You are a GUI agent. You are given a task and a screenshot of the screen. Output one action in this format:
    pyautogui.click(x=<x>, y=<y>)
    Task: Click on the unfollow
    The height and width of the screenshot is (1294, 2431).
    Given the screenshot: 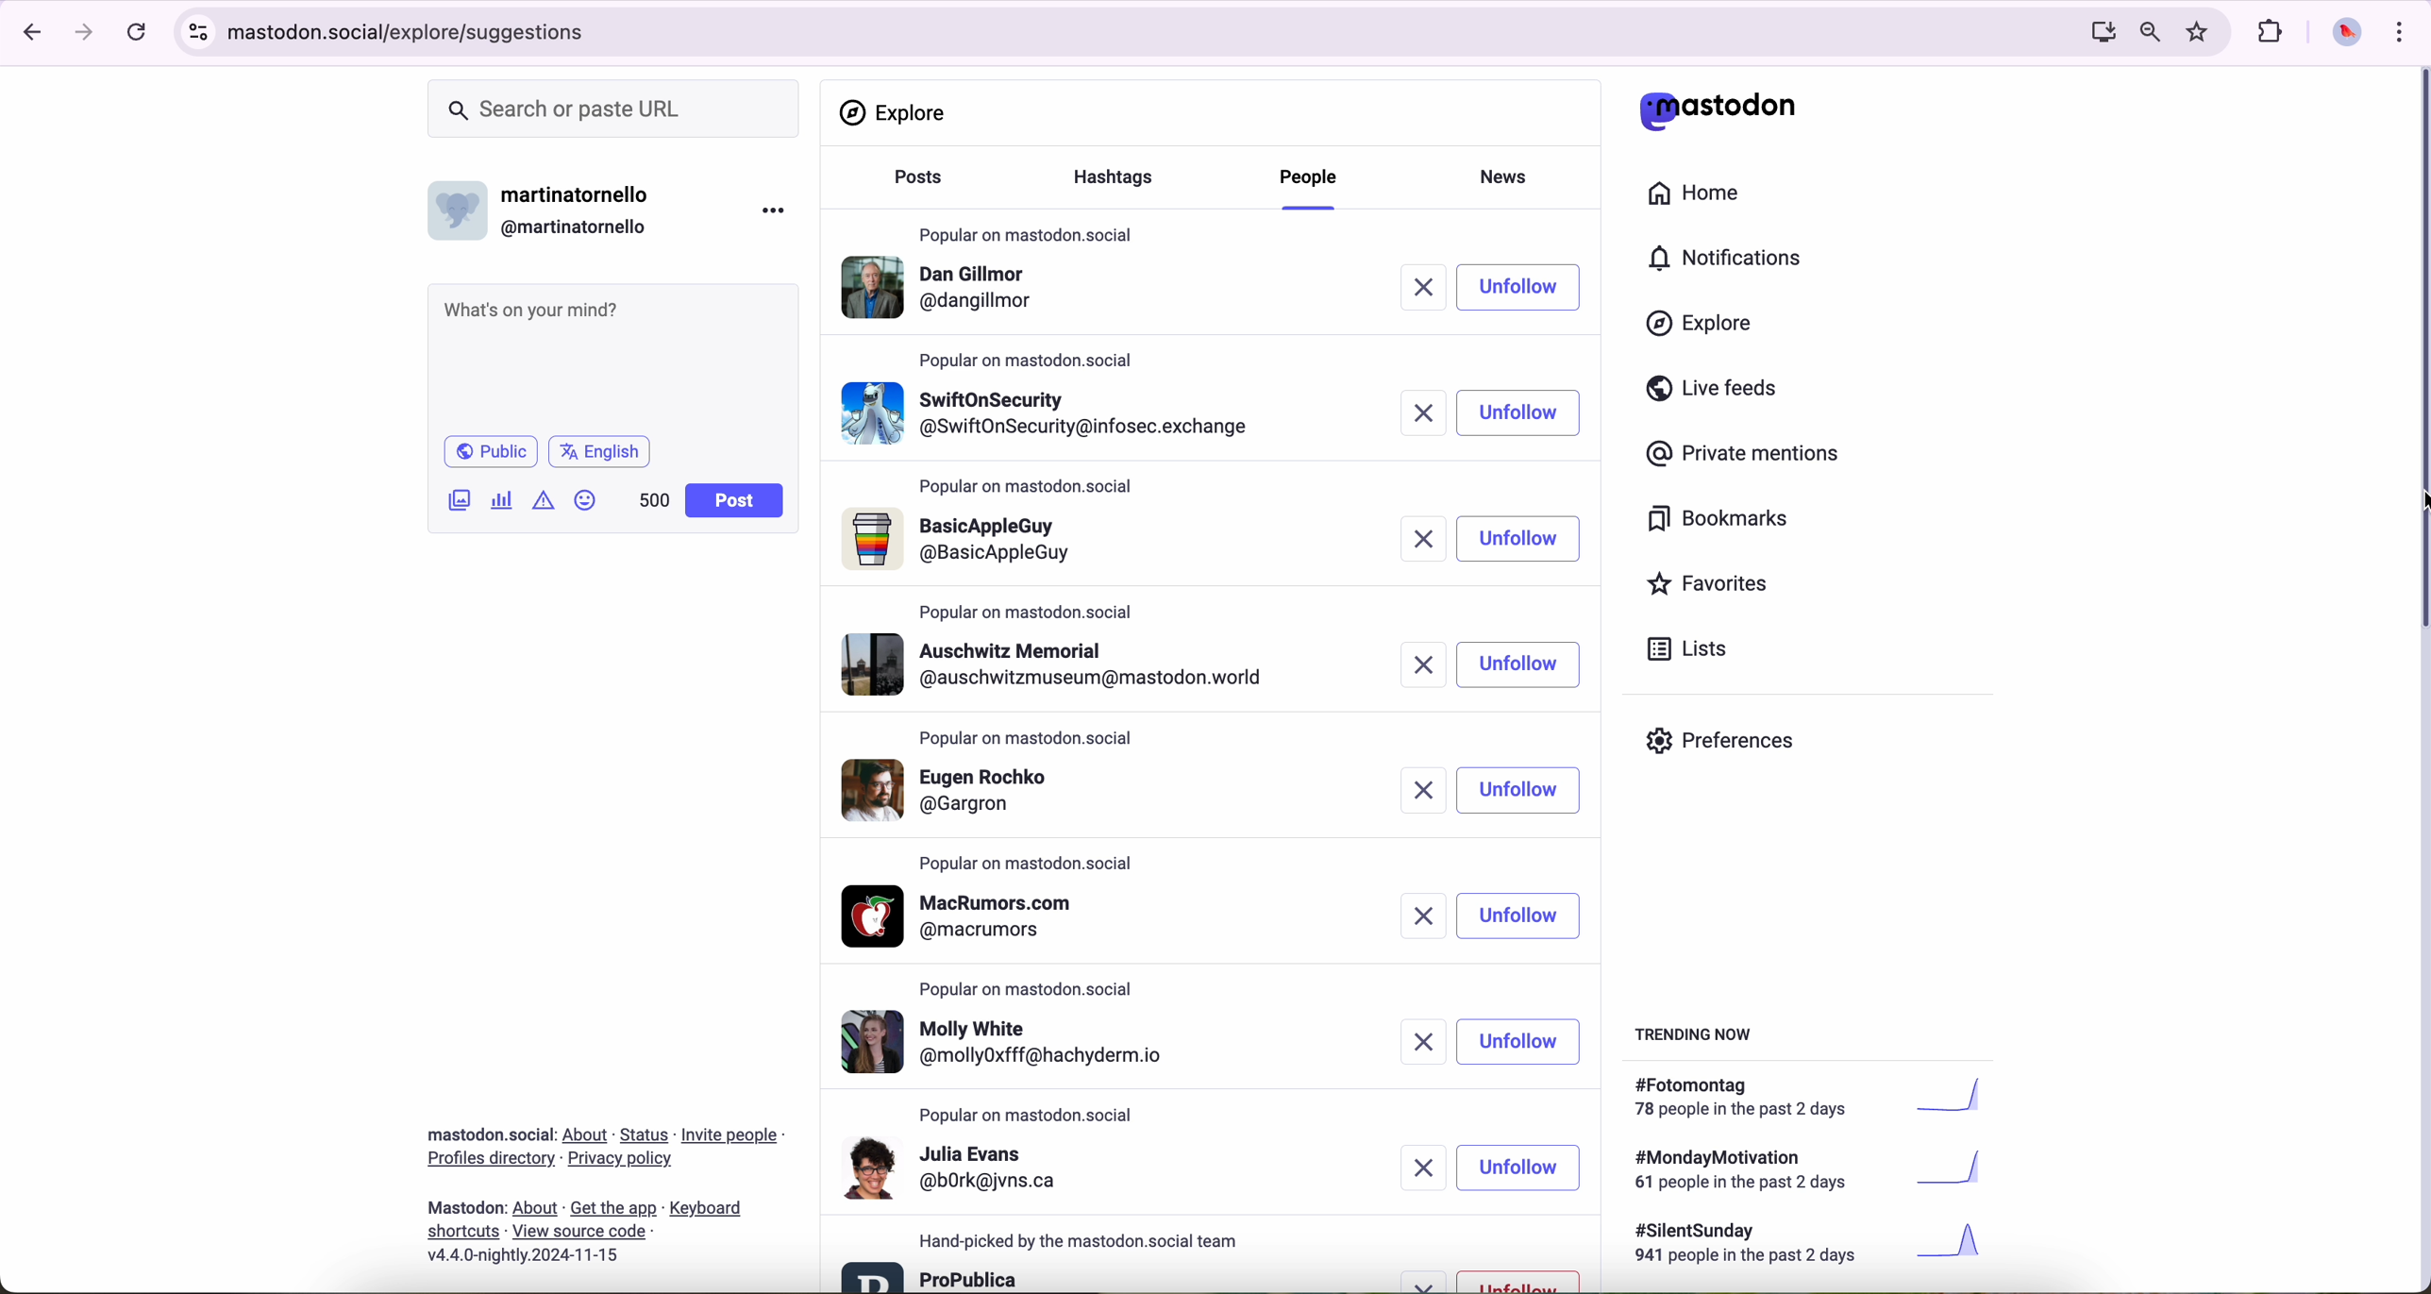 What is the action you would take?
    pyautogui.click(x=1522, y=1040)
    